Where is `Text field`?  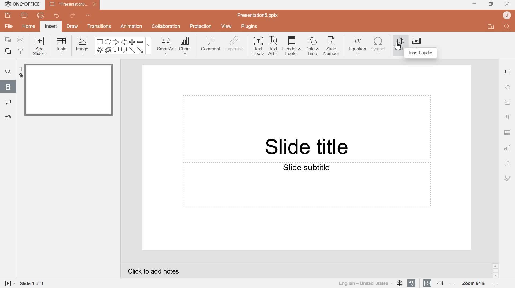 Text field is located at coordinates (306, 185).